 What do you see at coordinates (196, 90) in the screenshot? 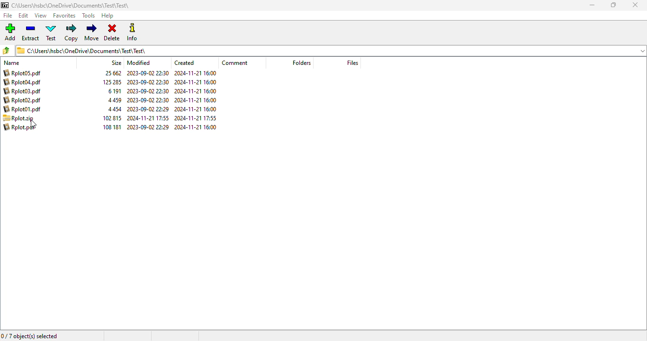
I see `2024-11-21 16:00` at bounding box center [196, 90].